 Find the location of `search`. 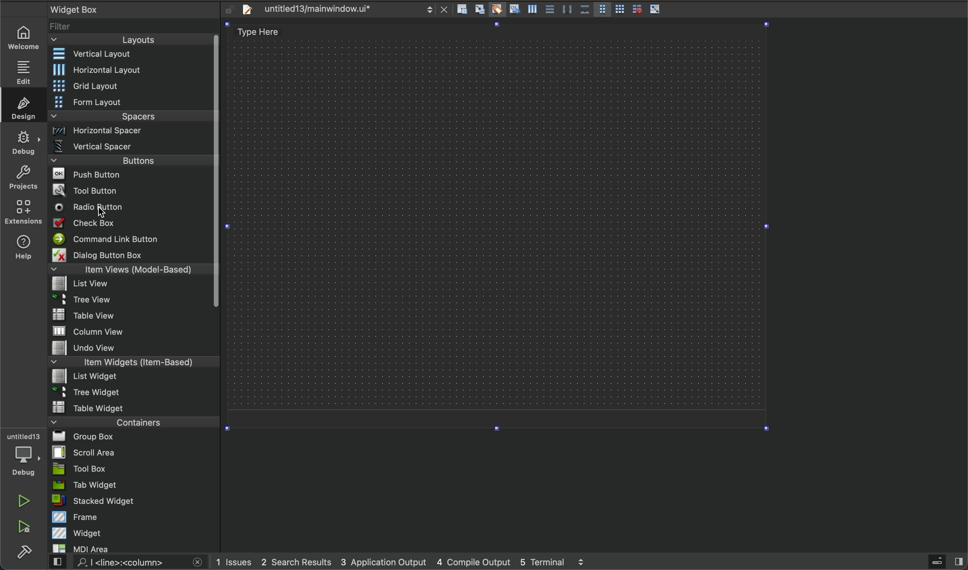

search is located at coordinates (124, 563).